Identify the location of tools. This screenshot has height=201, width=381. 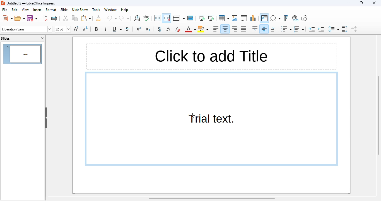
(96, 9).